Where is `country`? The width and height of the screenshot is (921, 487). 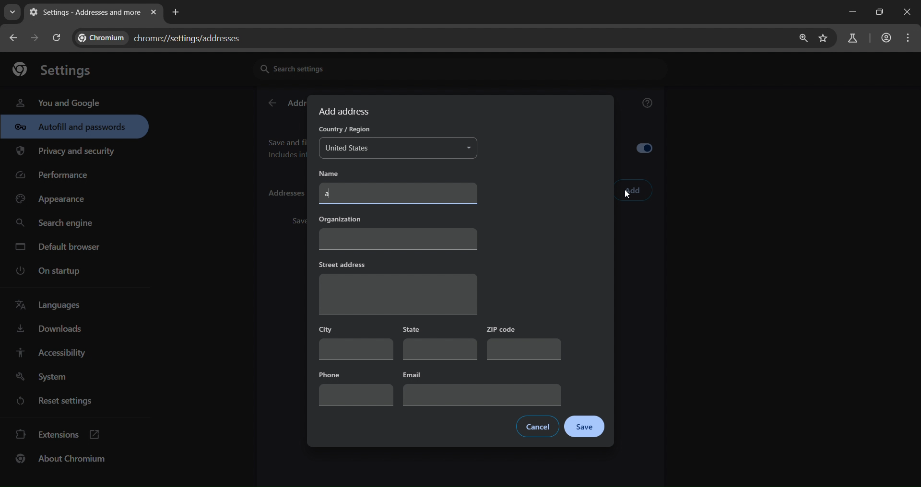 country is located at coordinates (342, 130).